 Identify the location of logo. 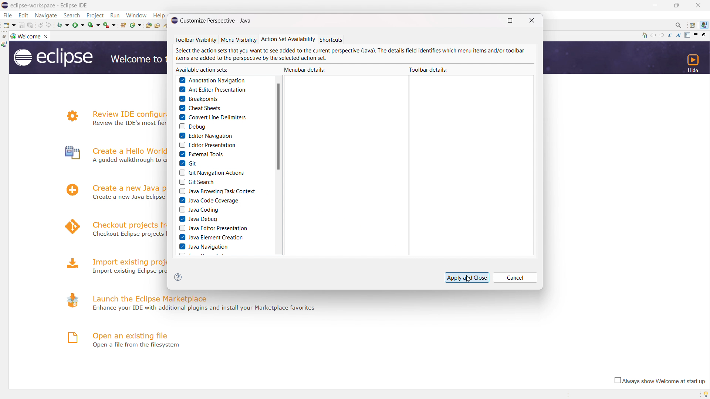
(13, 36).